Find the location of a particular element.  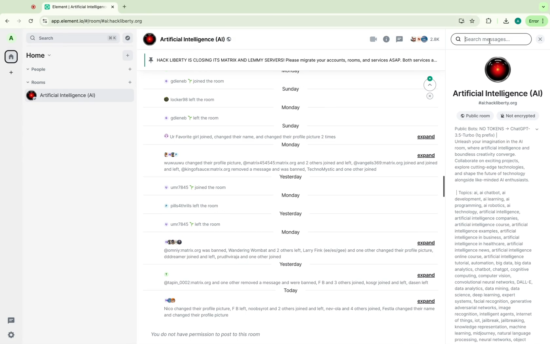

start chat is located at coordinates (130, 72).